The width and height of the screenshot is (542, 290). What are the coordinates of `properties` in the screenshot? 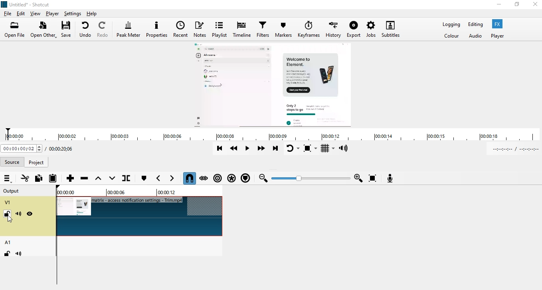 It's located at (157, 29).